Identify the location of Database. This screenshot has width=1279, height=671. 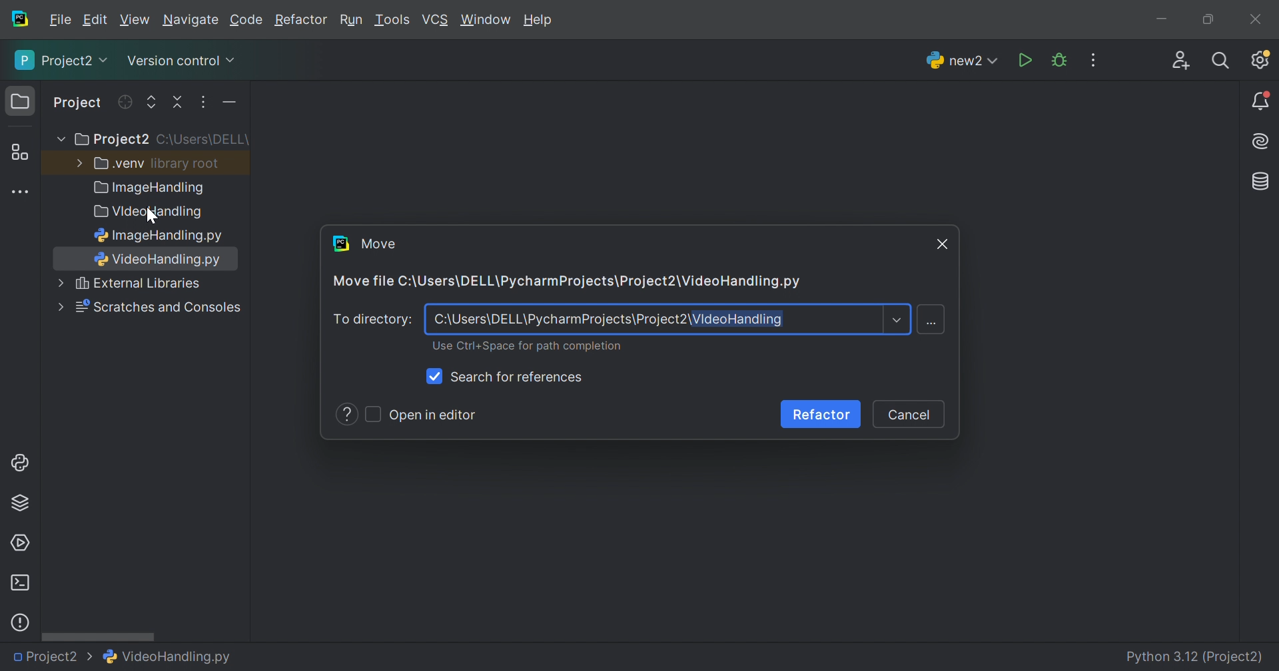
(1262, 182).